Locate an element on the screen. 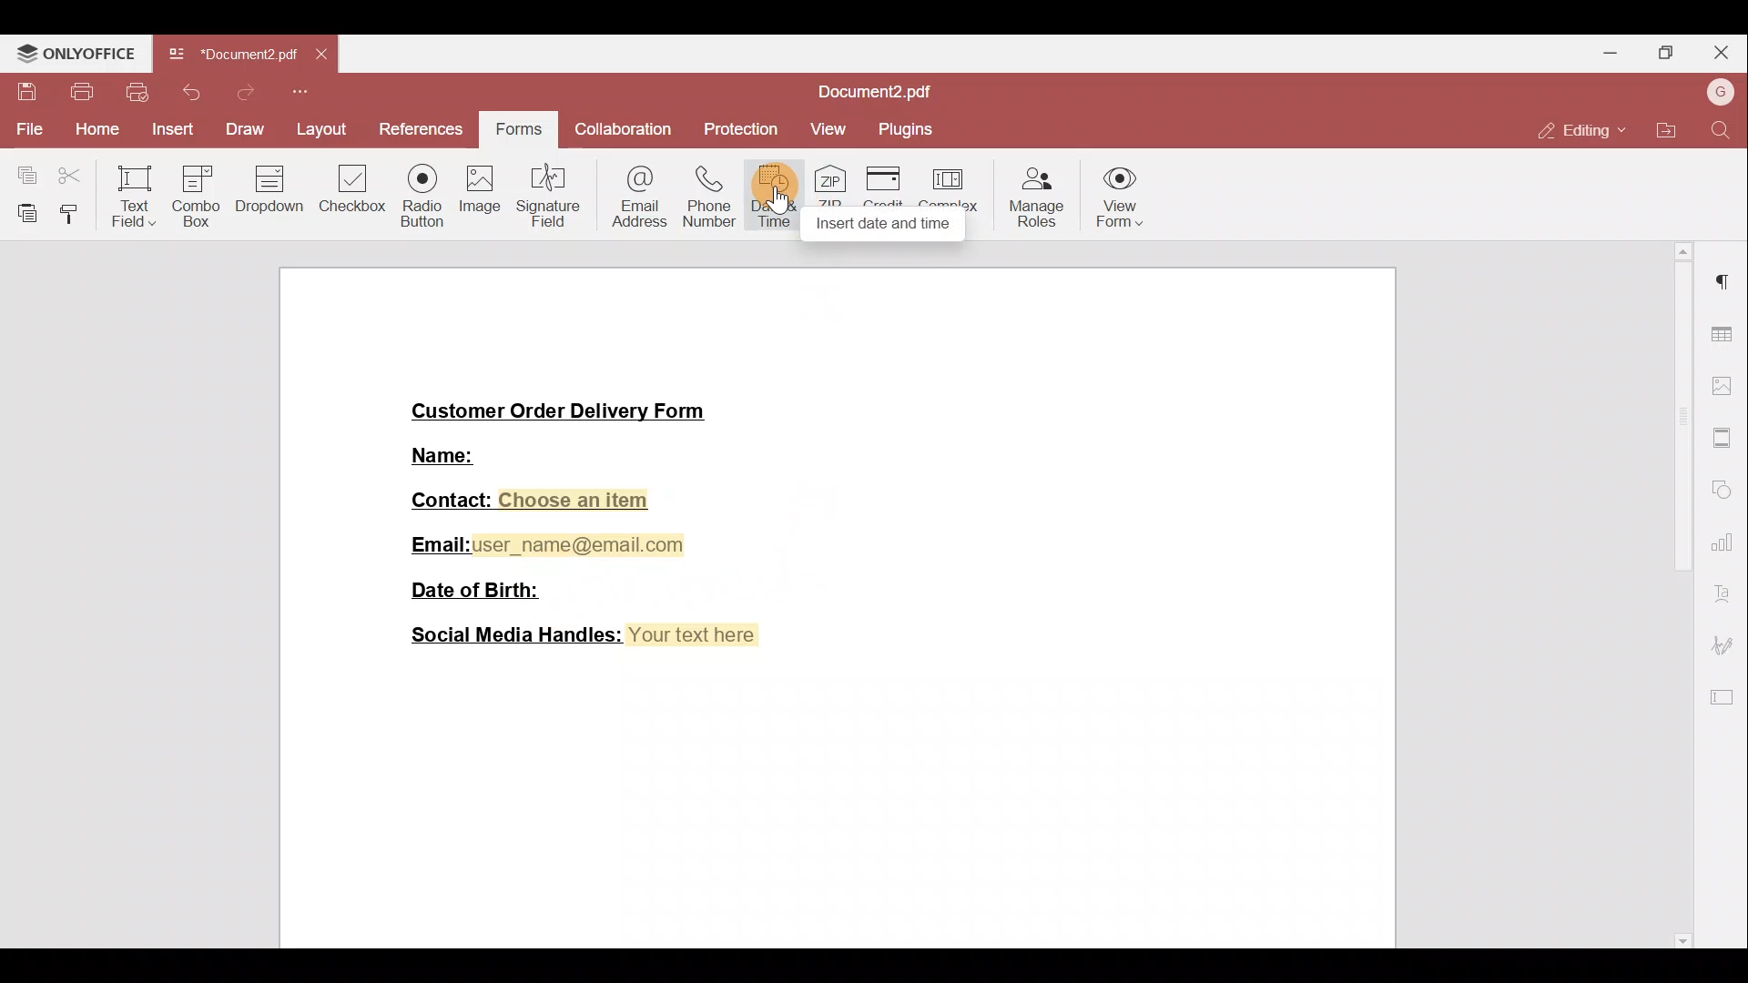 This screenshot has width=1748, height=983. Paste is located at coordinates (22, 208).